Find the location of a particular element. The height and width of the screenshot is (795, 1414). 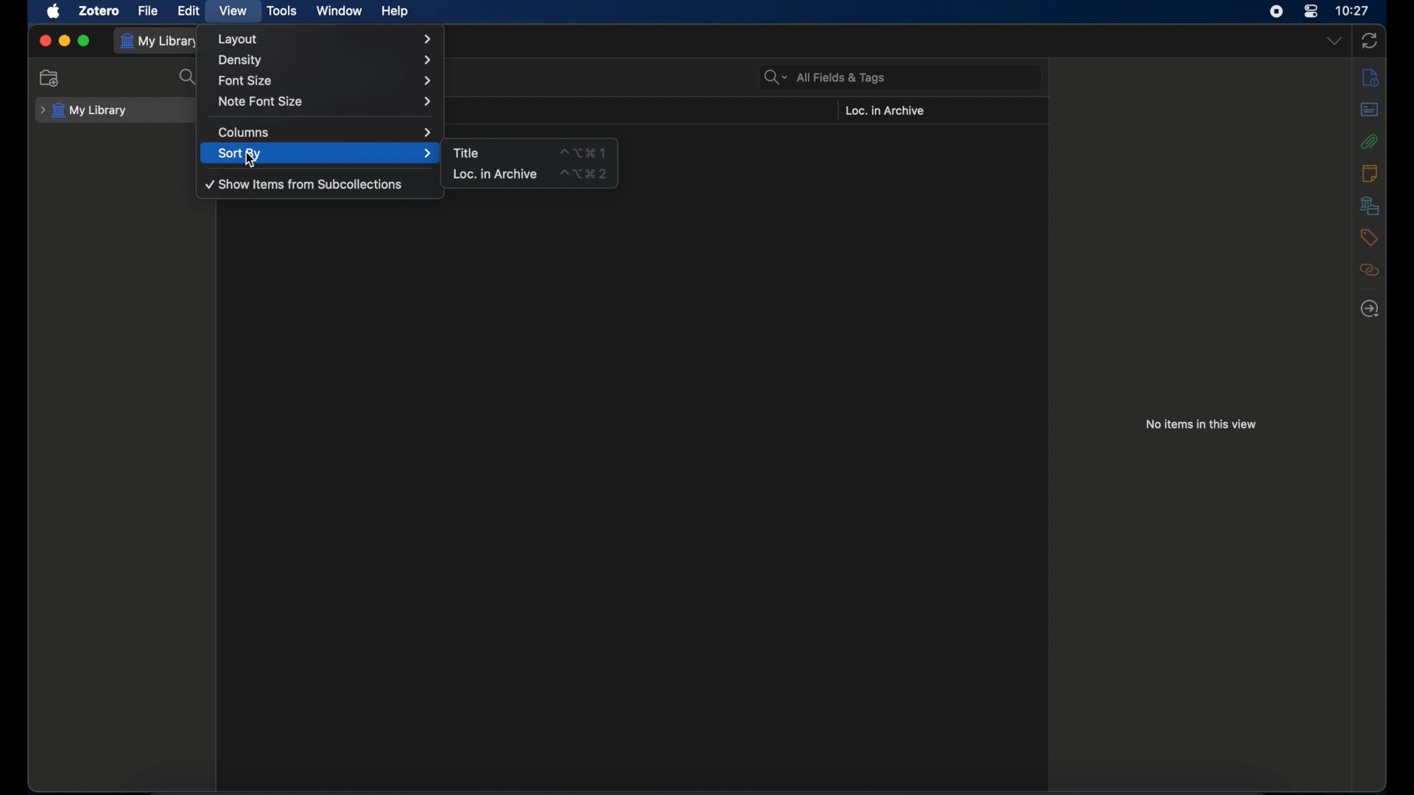

show items from subcollections is located at coordinates (305, 183).